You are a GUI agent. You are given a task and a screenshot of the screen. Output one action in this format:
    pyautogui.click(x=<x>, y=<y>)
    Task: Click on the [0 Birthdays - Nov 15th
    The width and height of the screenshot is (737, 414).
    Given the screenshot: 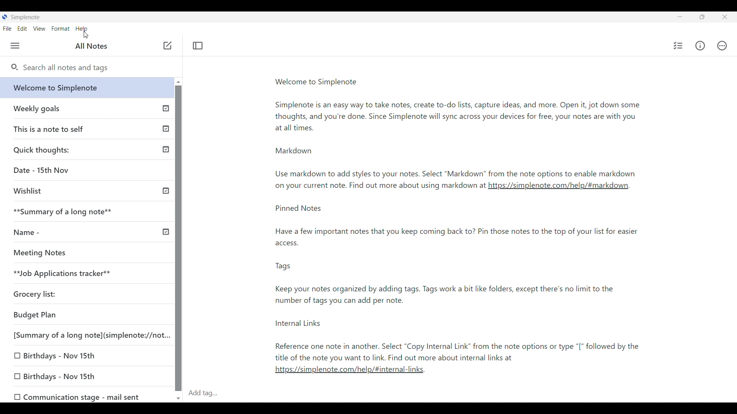 What is the action you would take?
    pyautogui.click(x=51, y=376)
    